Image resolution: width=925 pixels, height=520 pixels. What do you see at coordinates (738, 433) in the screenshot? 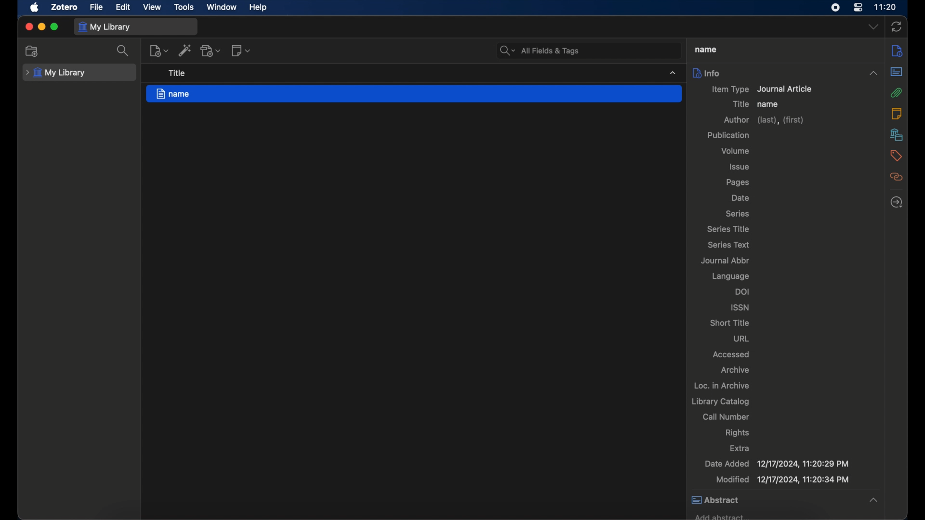
I see `rights` at bounding box center [738, 433].